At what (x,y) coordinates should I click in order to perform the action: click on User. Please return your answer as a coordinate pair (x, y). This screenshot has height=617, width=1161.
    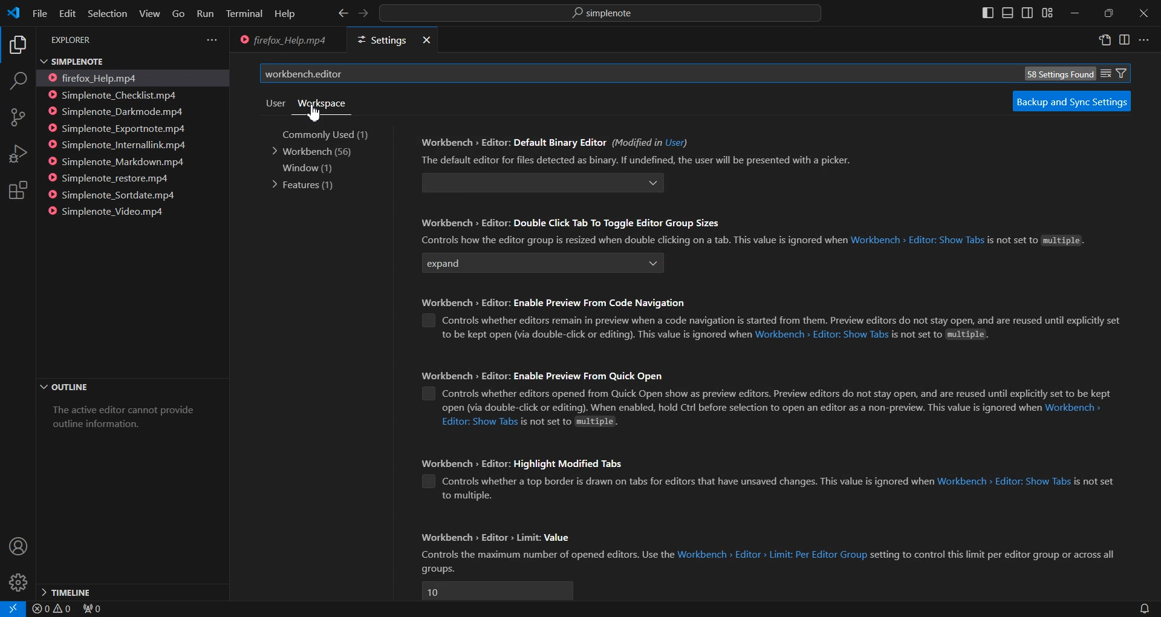
    Looking at the image, I should click on (275, 103).